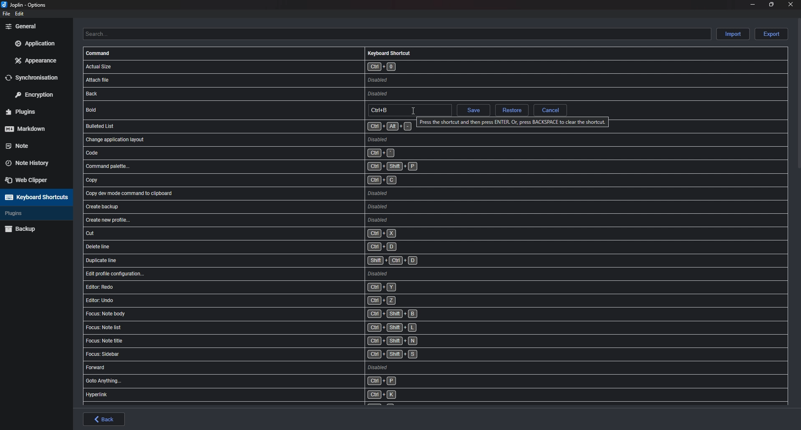 The height and width of the screenshot is (430, 801). What do you see at coordinates (276, 300) in the screenshot?
I see `shortcut` at bounding box center [276, 300].